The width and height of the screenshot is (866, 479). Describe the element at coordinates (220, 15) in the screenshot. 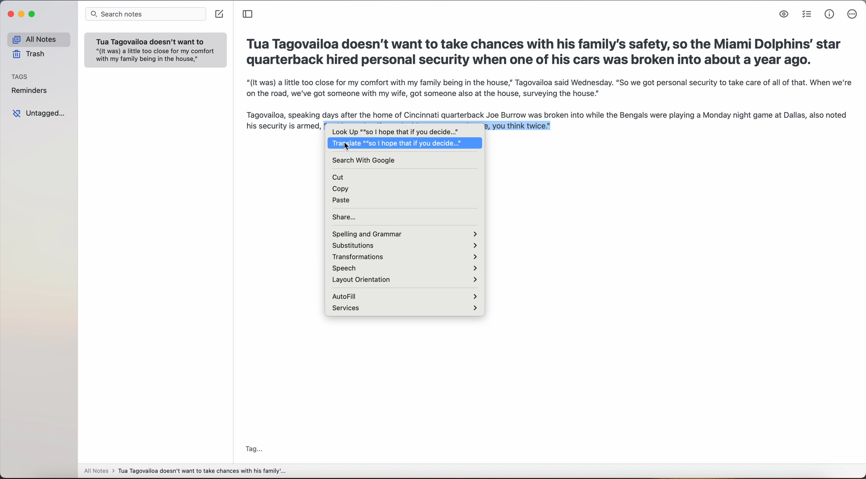

I see `create note` at that location.